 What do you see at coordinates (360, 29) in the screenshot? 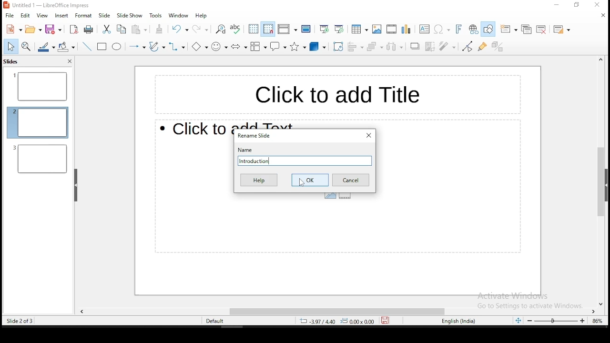
I see `tables` at bounding box center [360, 29].